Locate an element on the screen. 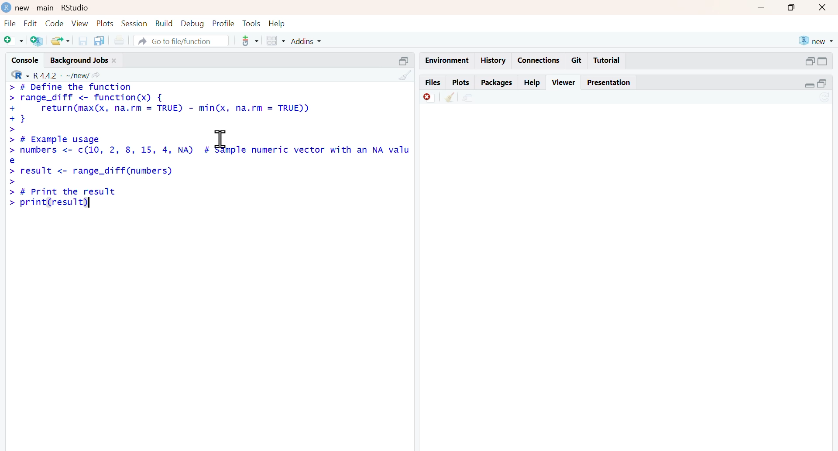  copy is located at coordinates (99, 41).